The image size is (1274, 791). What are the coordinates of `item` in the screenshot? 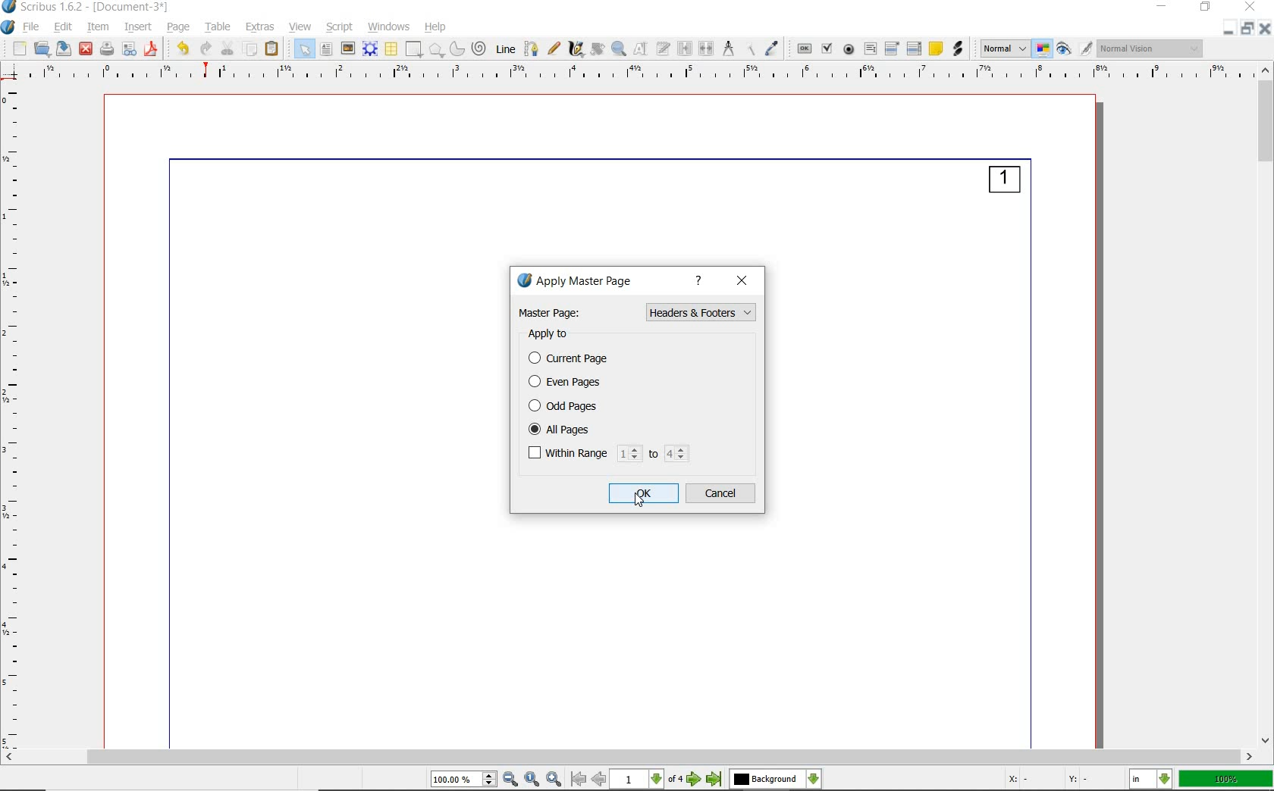 It's located at (98, 27).